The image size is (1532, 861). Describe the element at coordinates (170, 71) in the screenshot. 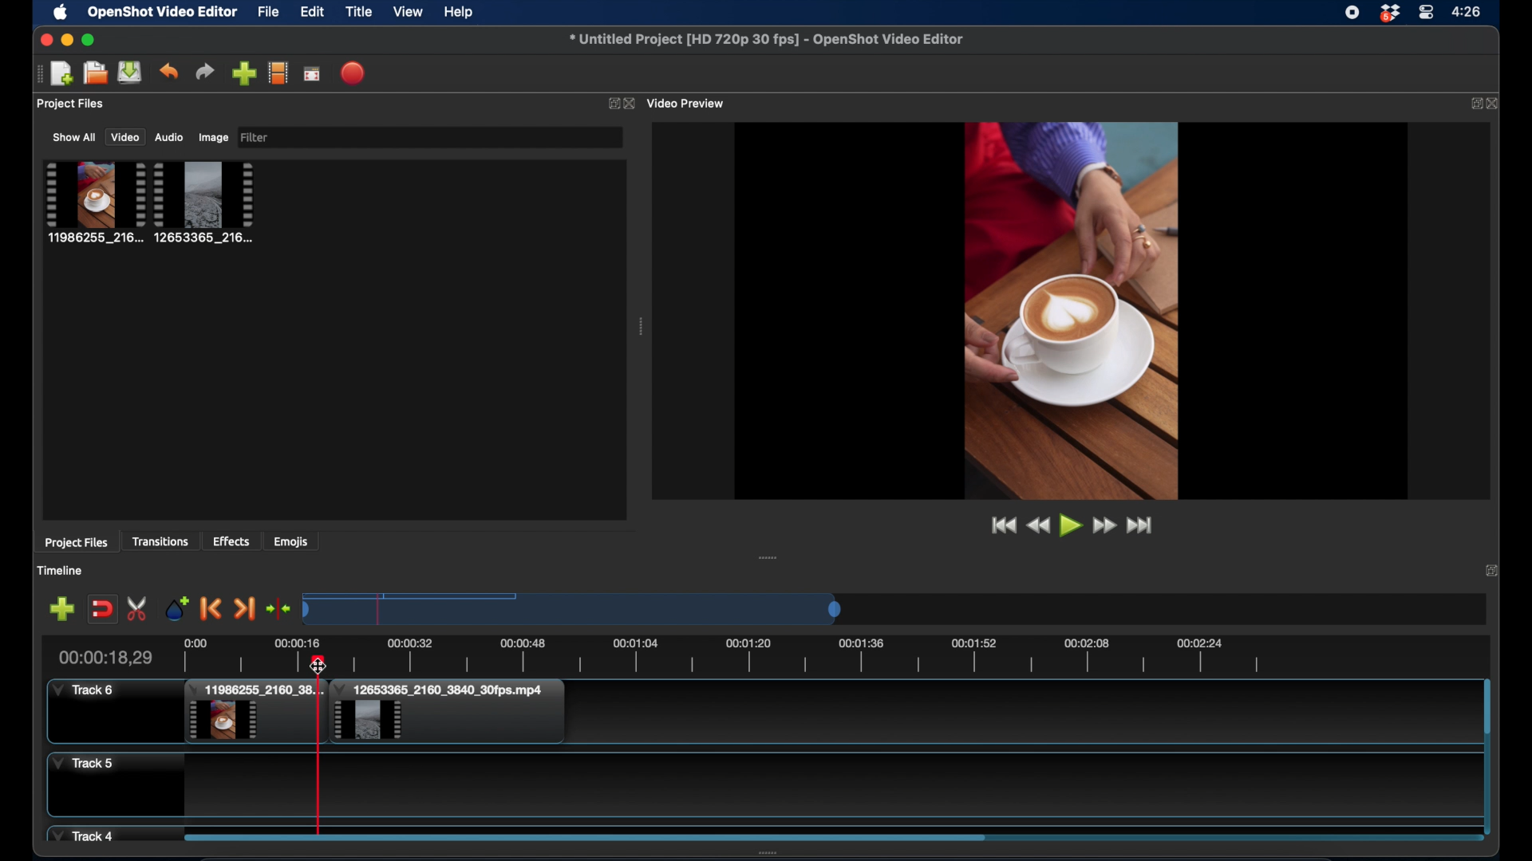

I see `undo` at that location.